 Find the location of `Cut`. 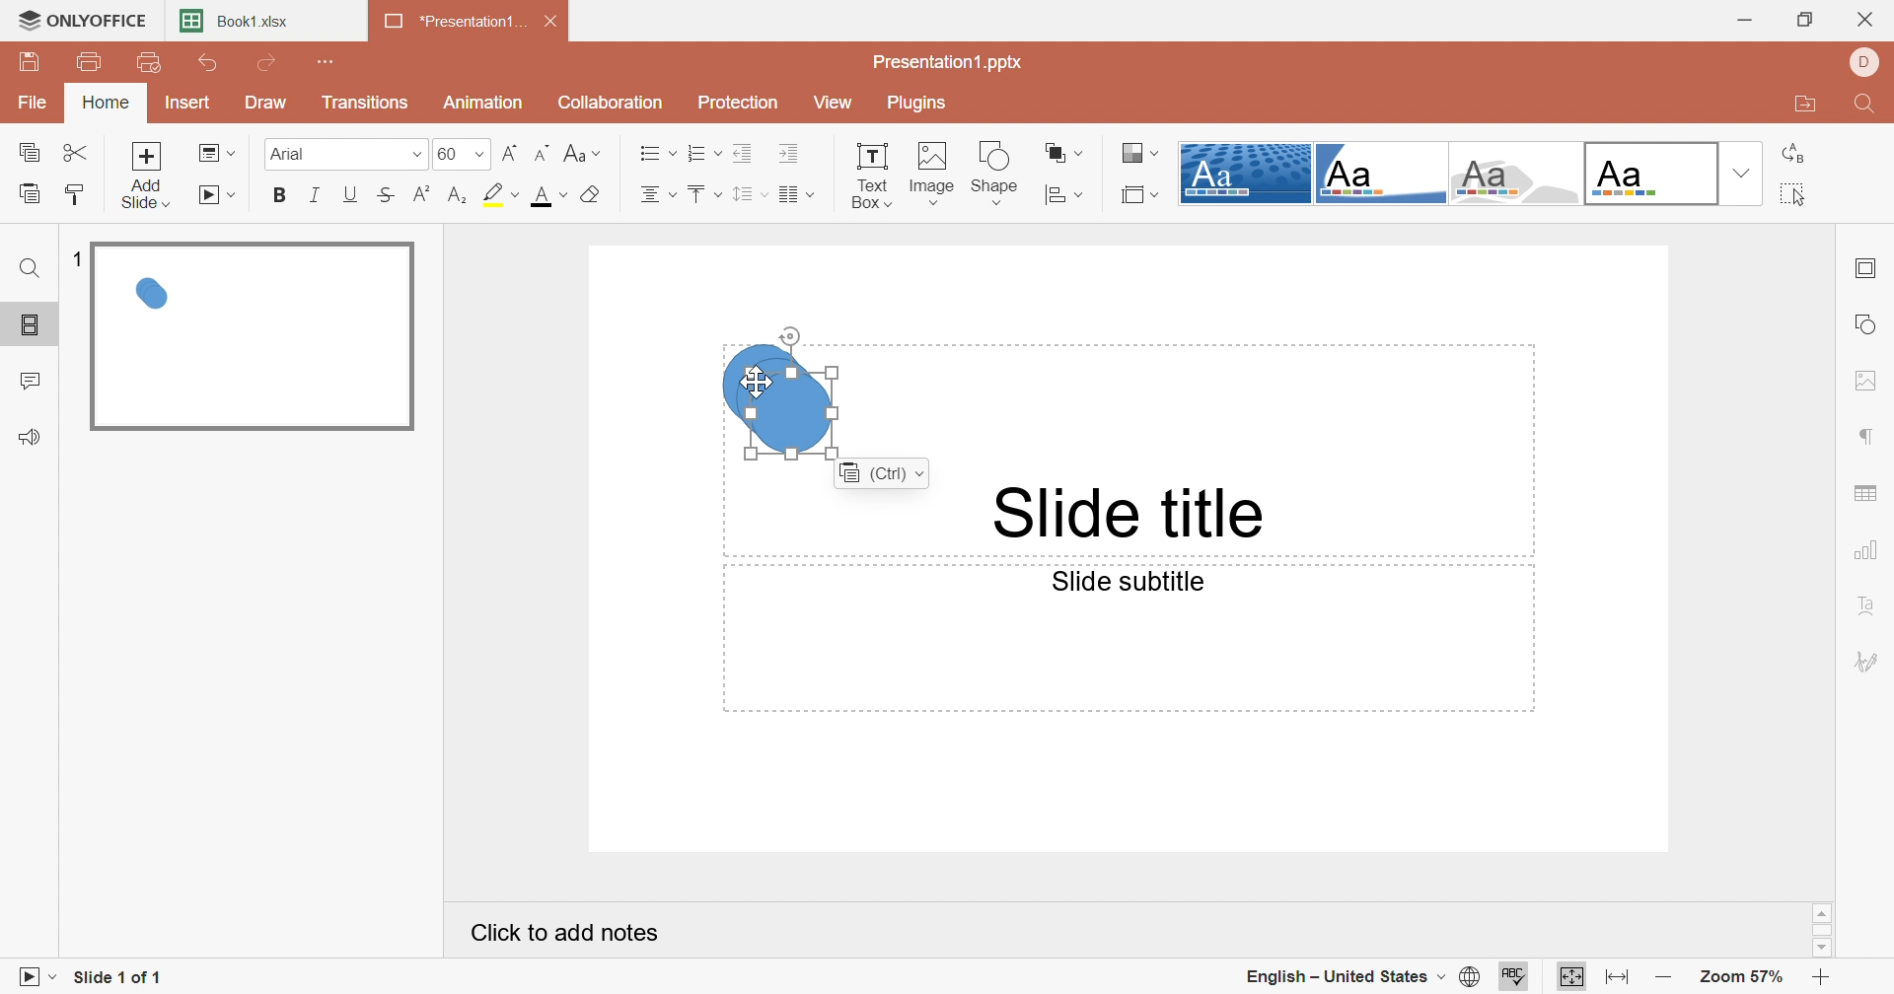

Cut is located at coordinates (76, 152).